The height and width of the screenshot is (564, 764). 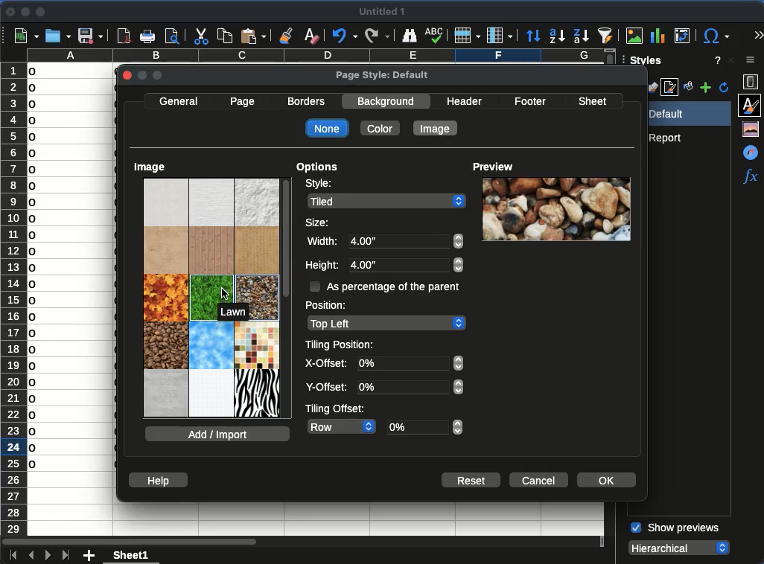 I want to click on tiling position, so click(x=341, y=345).